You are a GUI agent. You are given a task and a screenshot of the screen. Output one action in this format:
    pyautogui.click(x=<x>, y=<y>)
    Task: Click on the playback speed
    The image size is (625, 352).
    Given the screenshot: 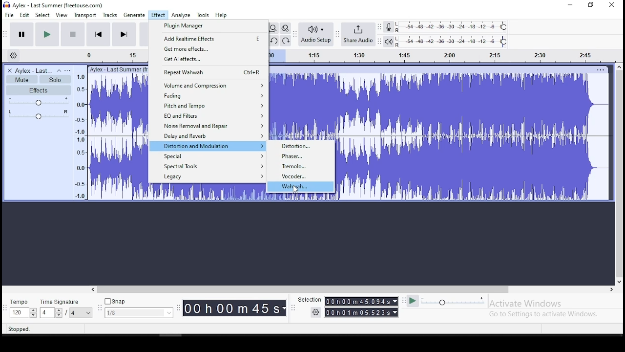 What is the action you would take?
    pyautogui.click(x=453, y=302)
    